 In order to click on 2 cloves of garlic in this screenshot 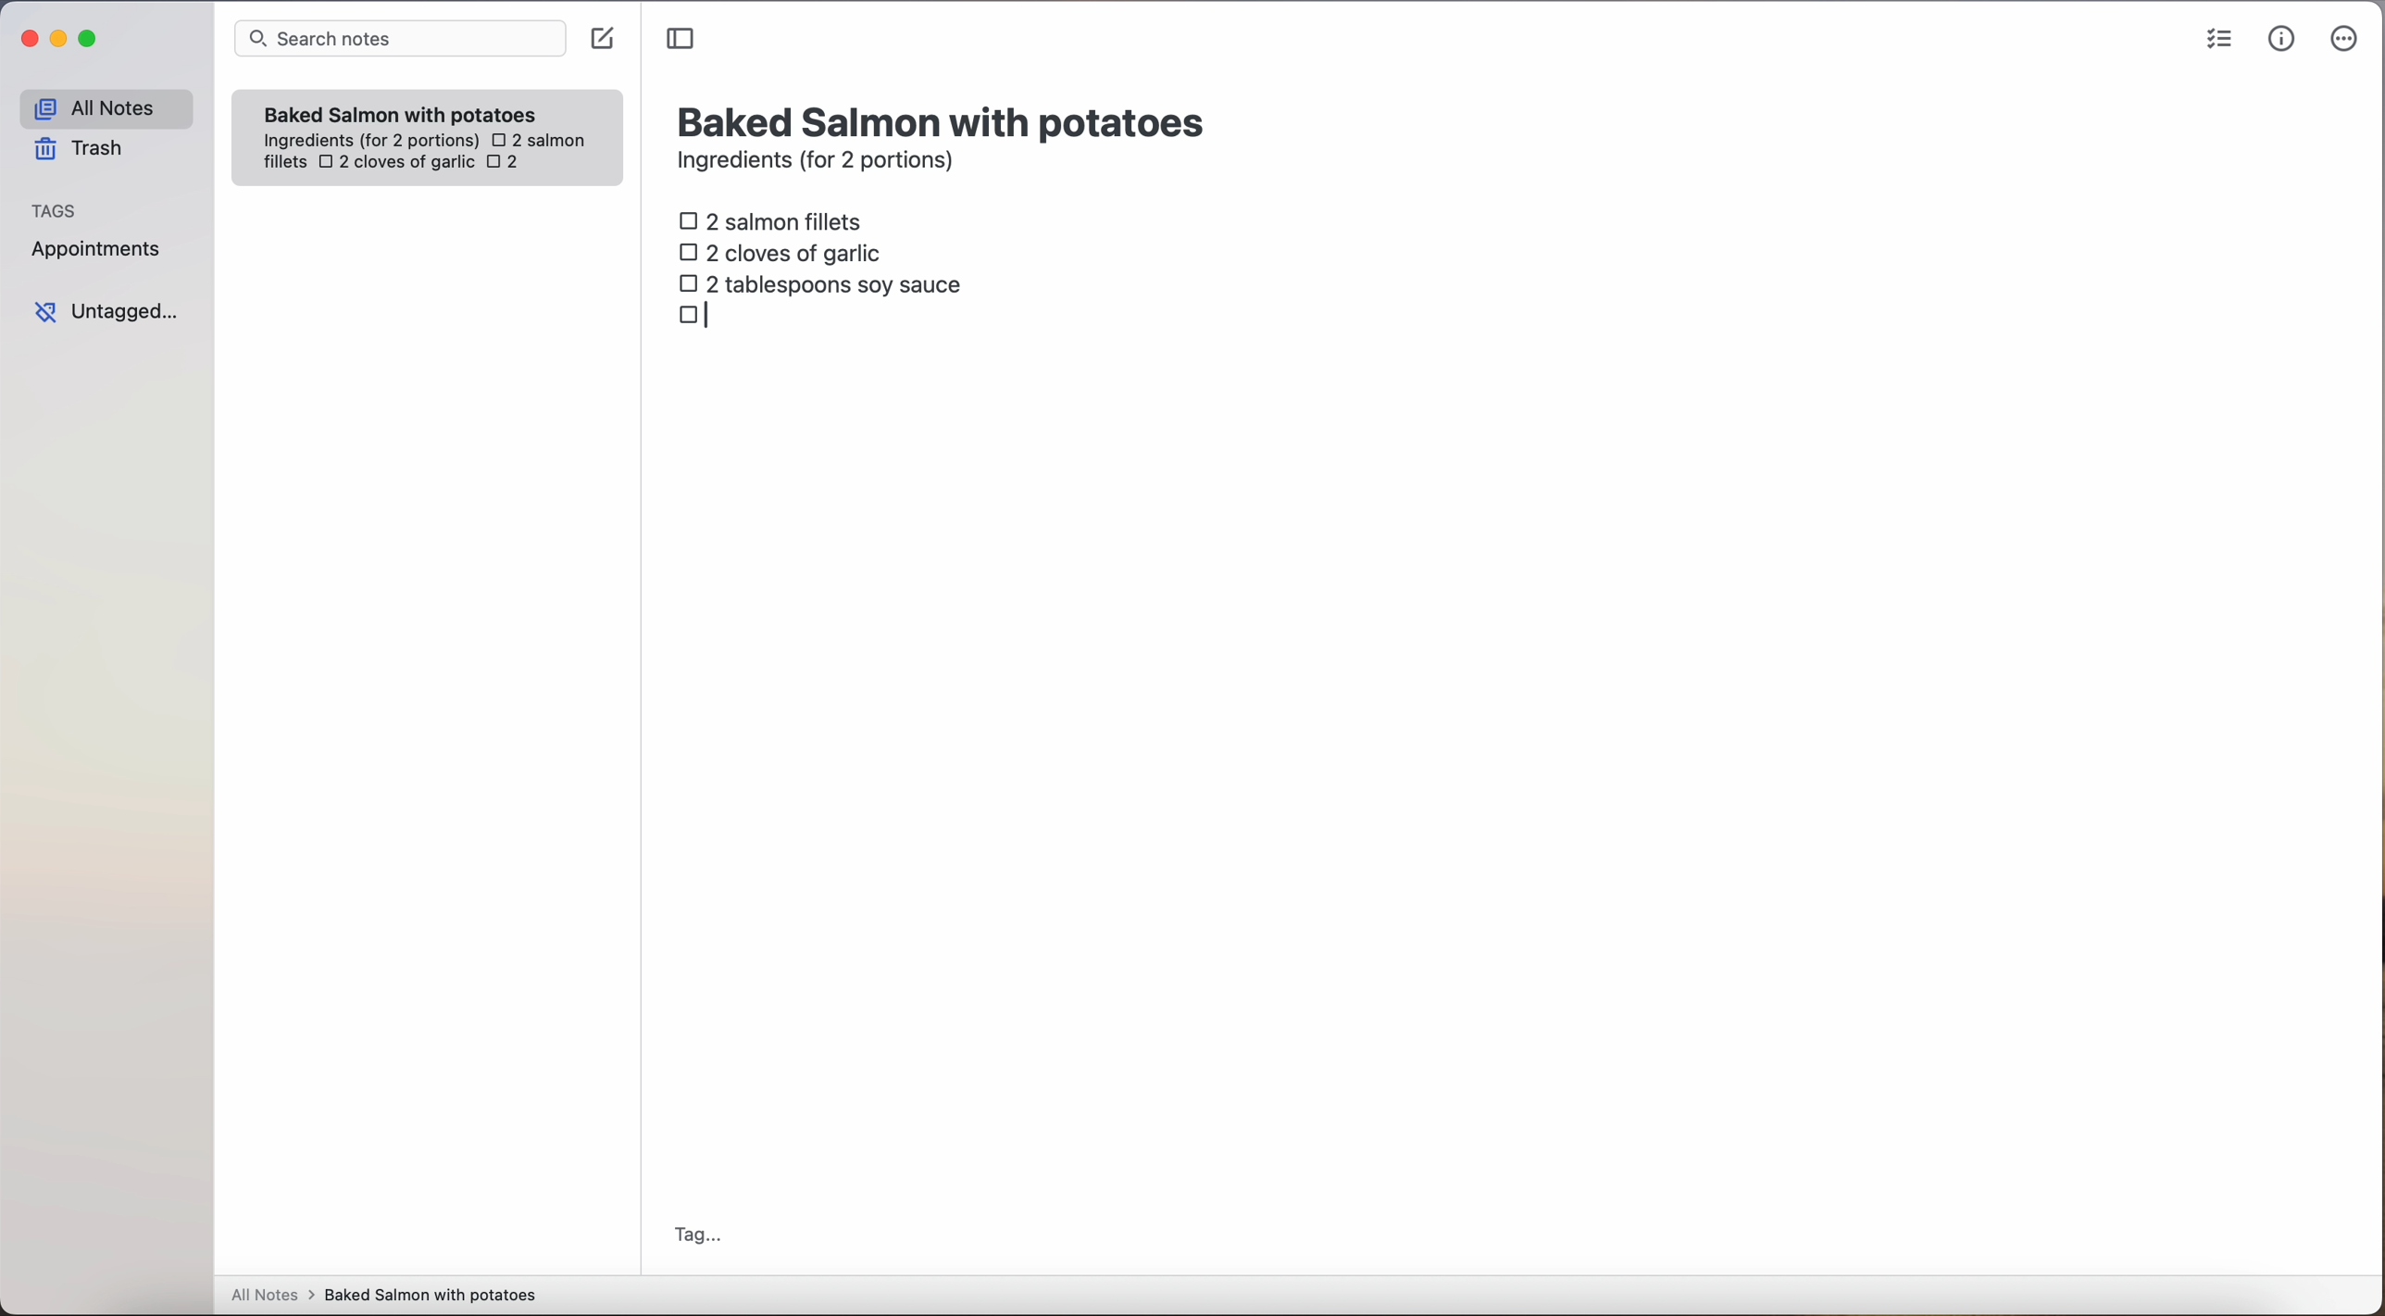, I will do `click(785, 250)`.